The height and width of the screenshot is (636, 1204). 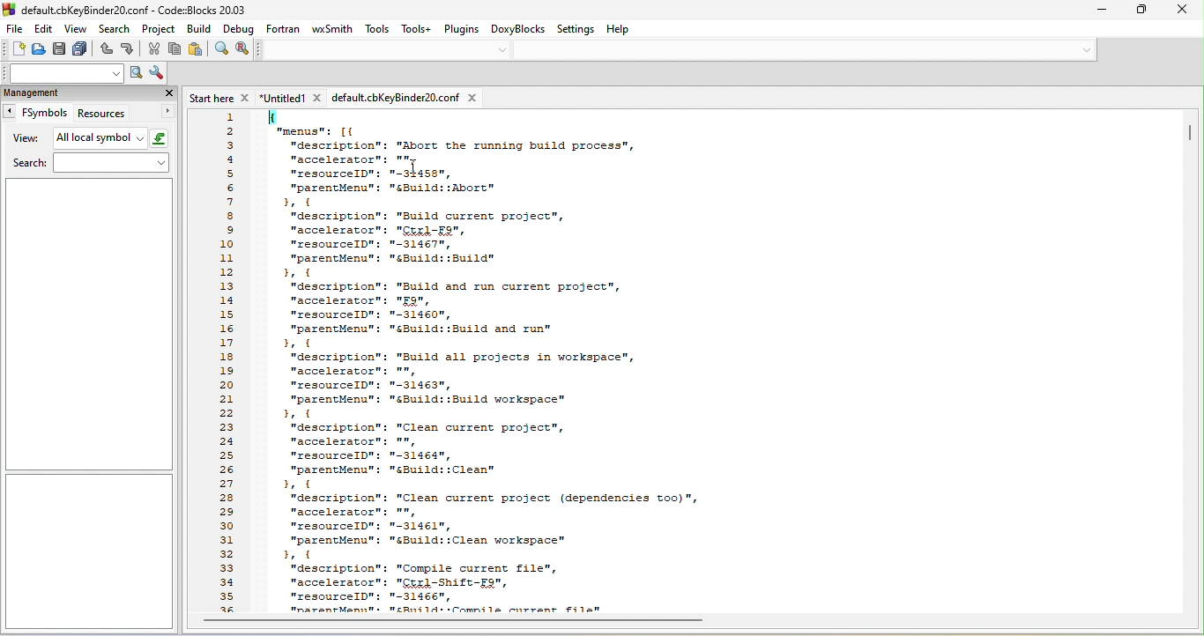 I want to click on wxsmith, so click(x=332, y=32).